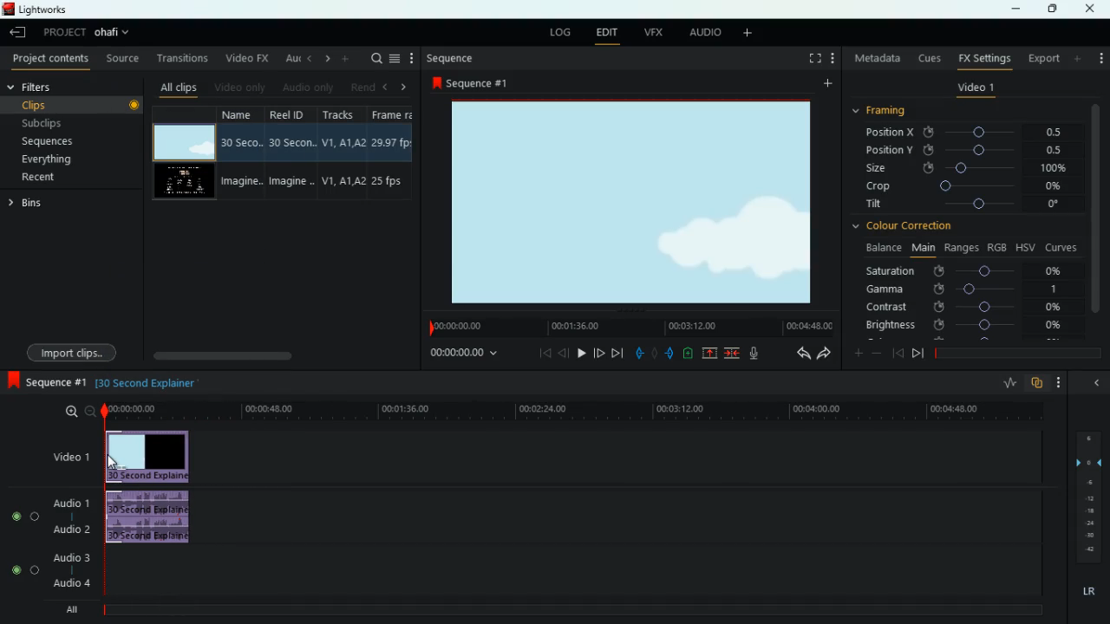 The image size is (1110, 624). Describe the element at coordinates (964, 131) in the screenshot. I see `position x` at that location.